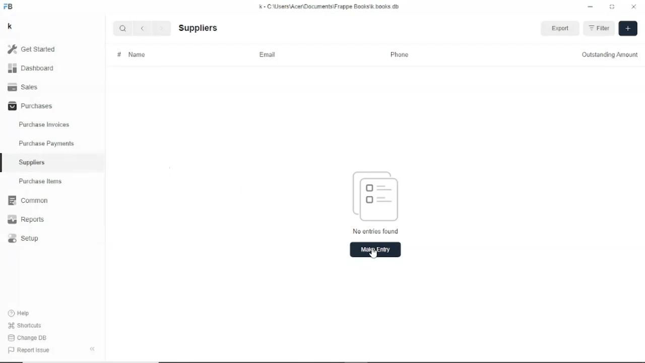 The width and height of the screenshot is (645, 363). Describe the element at coordinates (28, 201) in the screenshot. I see `Common` at that location.